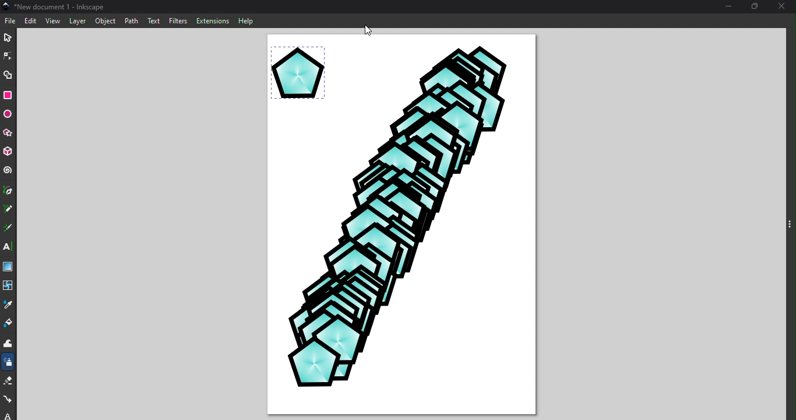 This screenshot has height=420, width=796. I want to click on Mesh tool, so click(9, 285).